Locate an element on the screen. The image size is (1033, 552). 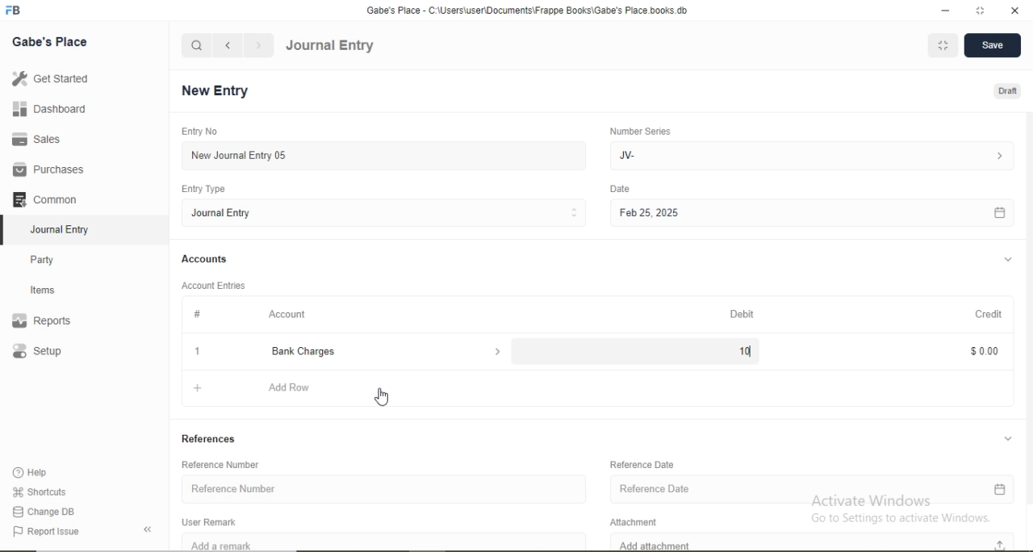
Gabe's Place is located at coordinates (52, 41).